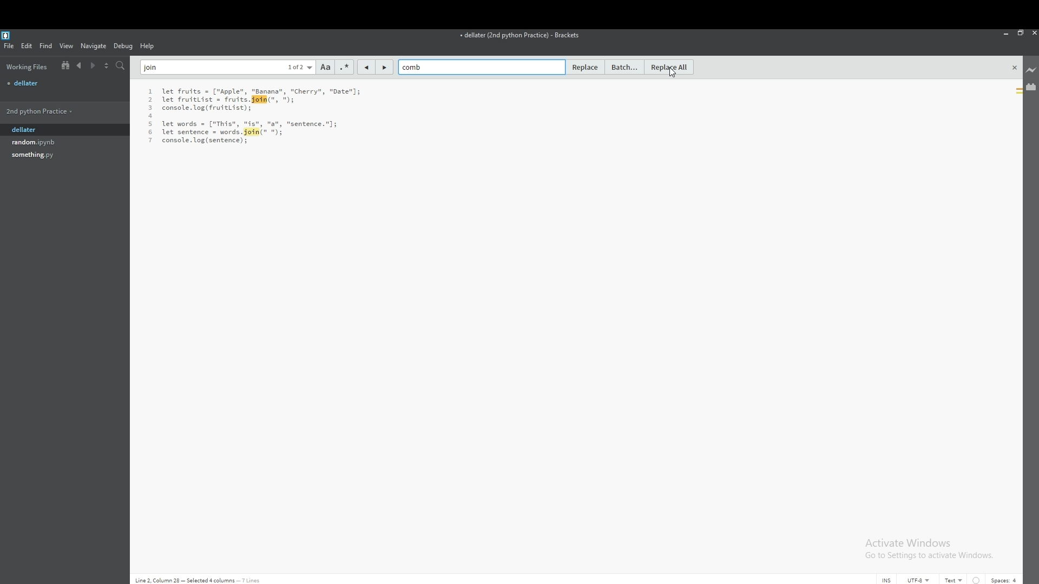  Describe the element at coordinates (123, 46) in the screenshot. I see `debug` at that location.